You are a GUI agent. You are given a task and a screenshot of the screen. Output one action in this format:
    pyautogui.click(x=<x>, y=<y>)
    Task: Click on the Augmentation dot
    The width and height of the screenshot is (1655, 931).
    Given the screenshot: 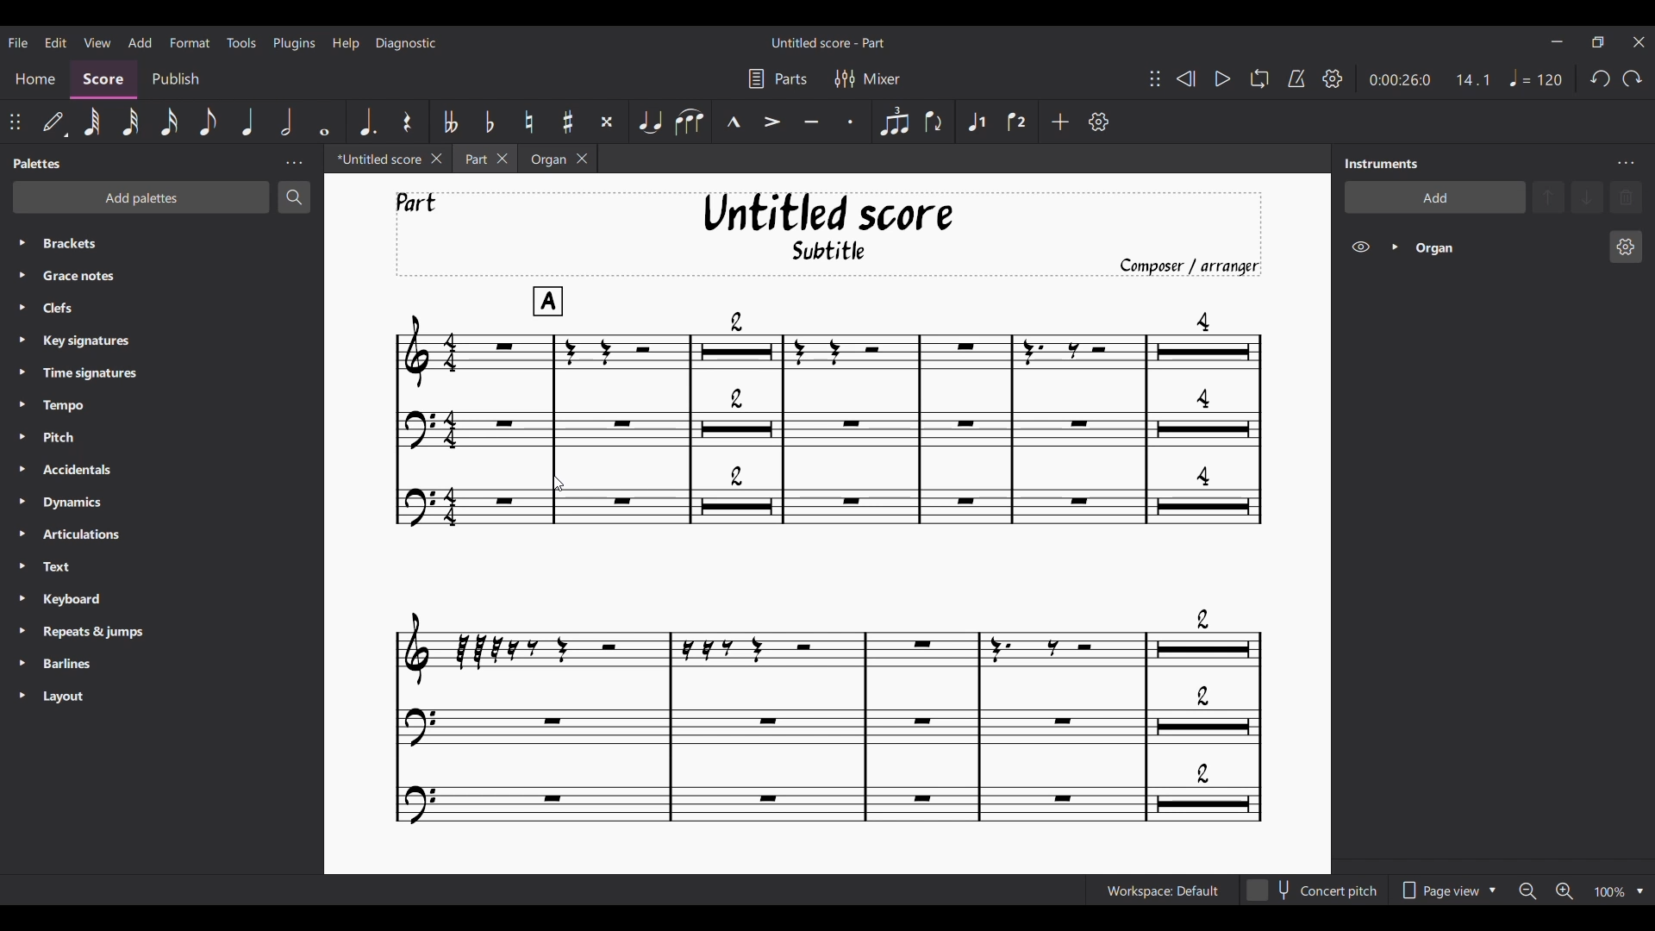 What is the action you would take?
    pyautogui.click(x=367, y=122)
    